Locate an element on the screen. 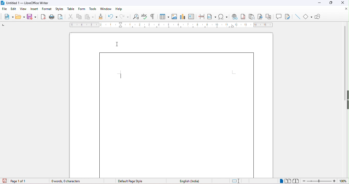 The width and height of the screenshot is (349, 184). close is located at coordinates (344, 3).